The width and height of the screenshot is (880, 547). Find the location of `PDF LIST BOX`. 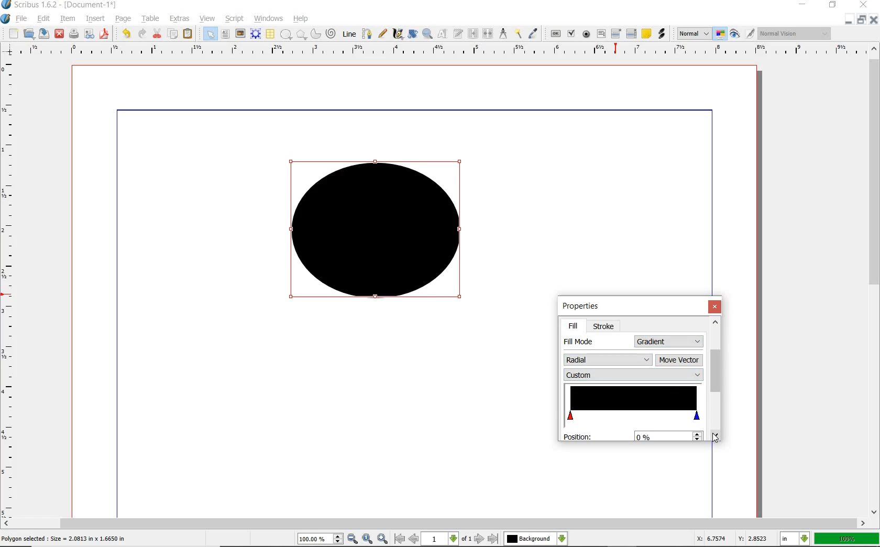

PDF LIST BOX is located at coordinates (632, 34).